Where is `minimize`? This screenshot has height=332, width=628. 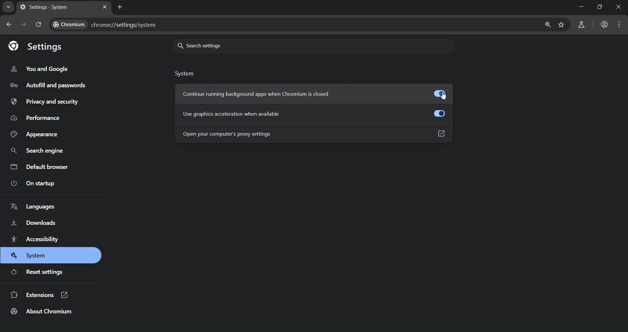 minimize is located at coordinates (578, 7).